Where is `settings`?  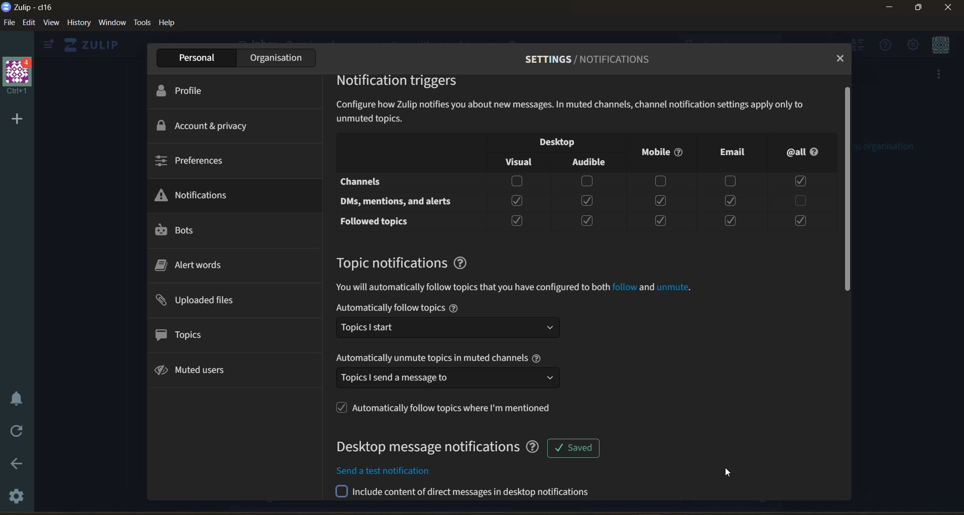 settings is located at coordinates (17, 499).